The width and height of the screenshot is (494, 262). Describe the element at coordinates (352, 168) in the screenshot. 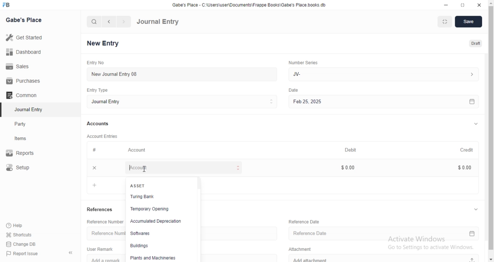

I see `$0.00` at that location.